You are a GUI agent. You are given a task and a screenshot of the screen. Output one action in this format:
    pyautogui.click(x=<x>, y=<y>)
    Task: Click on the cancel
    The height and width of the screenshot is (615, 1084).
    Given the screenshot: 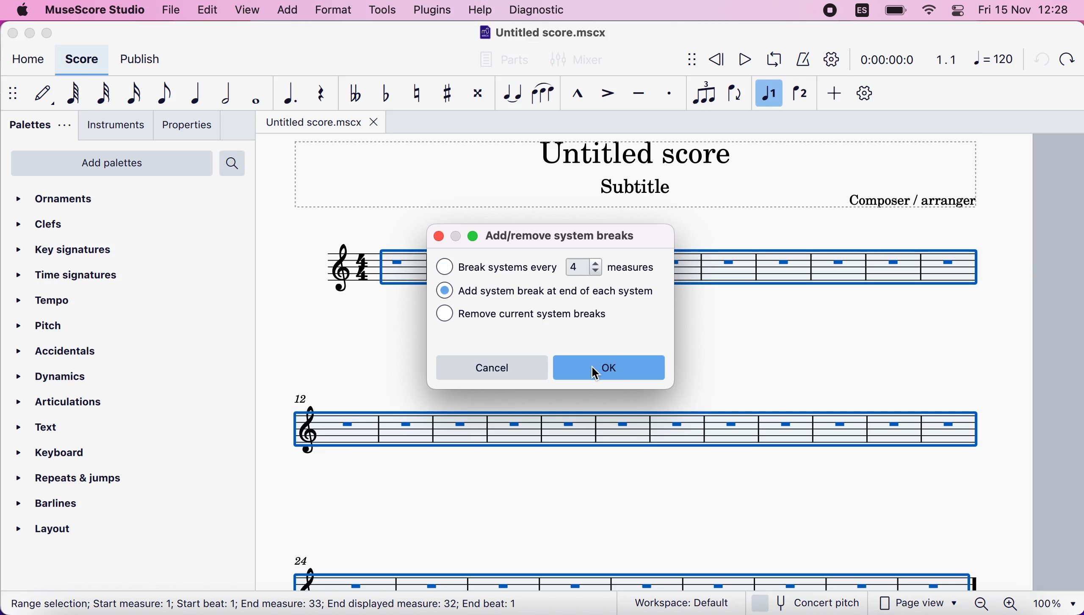 What is the action you would take?
    pyautogui.click(x=490, y=368)
    